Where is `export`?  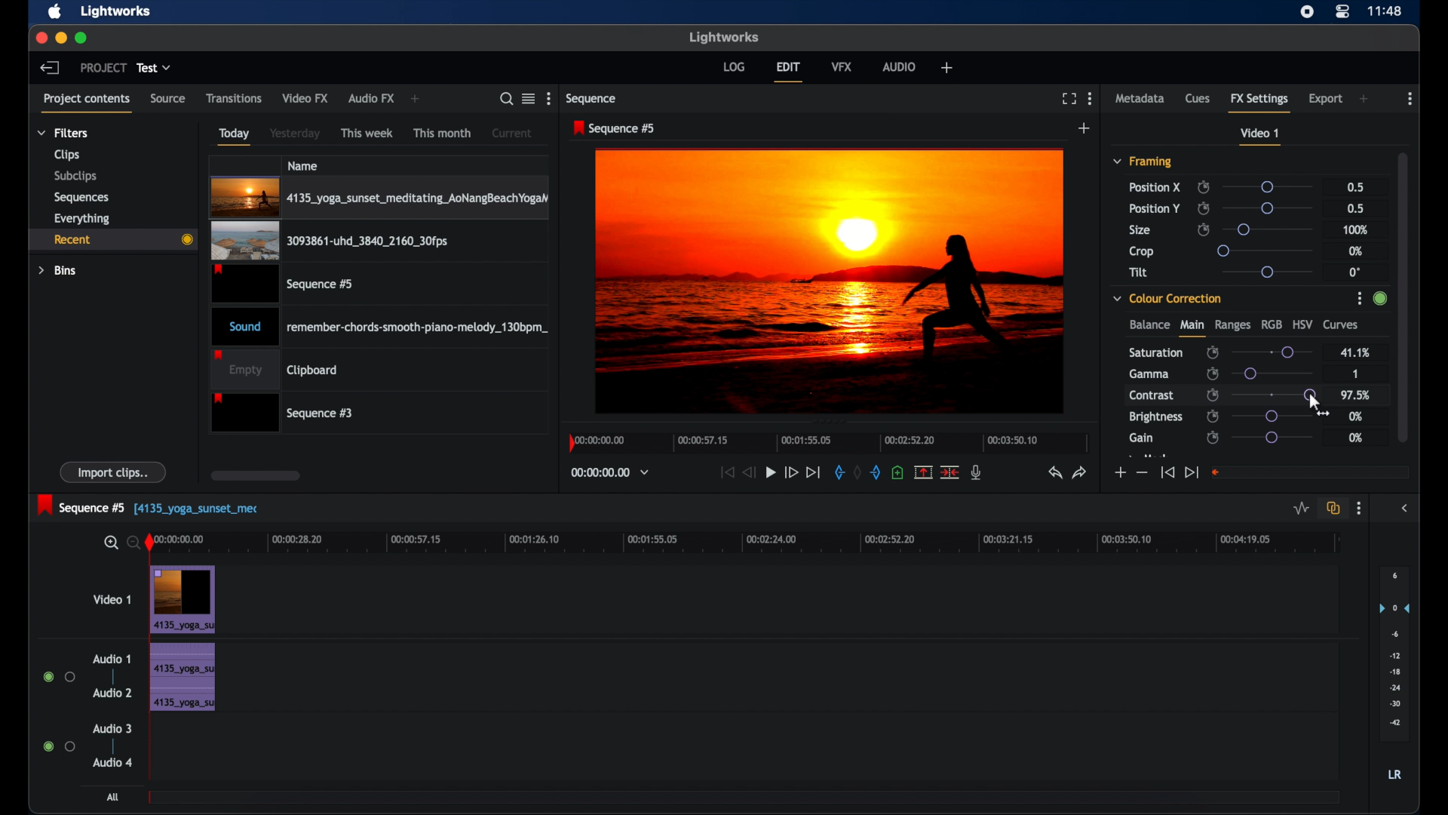 export is located at coordinates (1326, 99).